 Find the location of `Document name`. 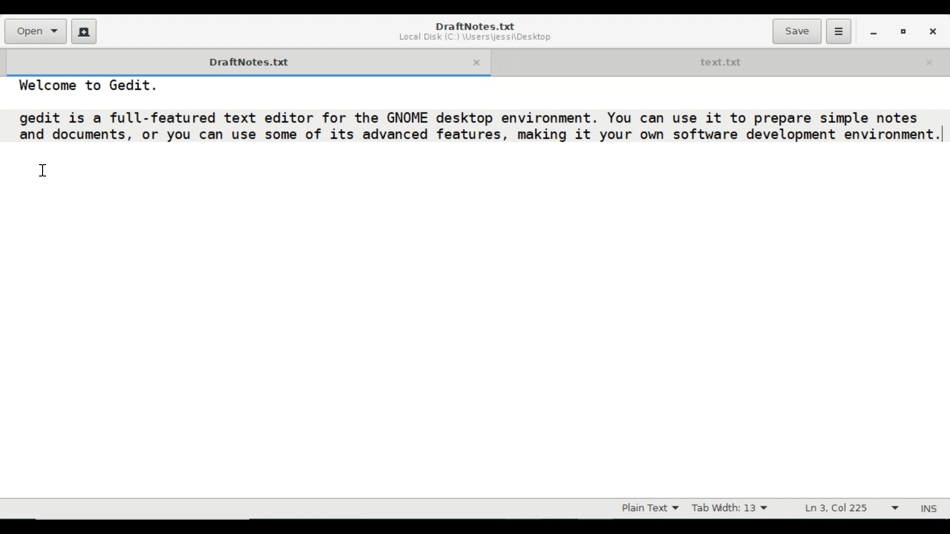

Document name is located at coordinates (476, 26).